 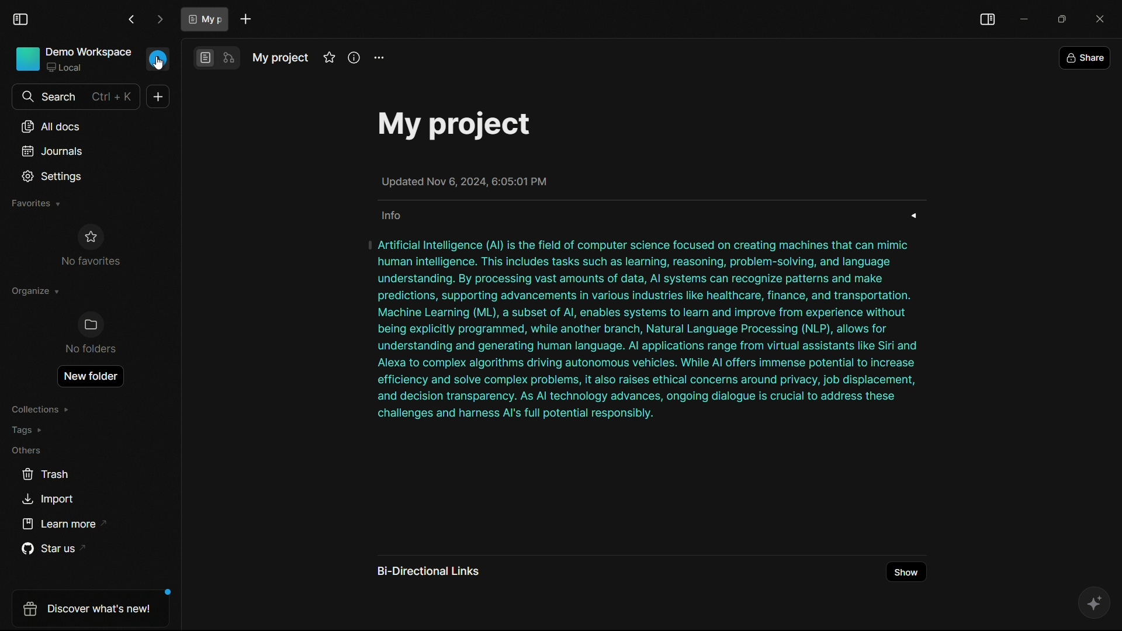 What do you see at coordinates (391, 214) in the screenshot?
I see `info` at bounding box center [391, 214].